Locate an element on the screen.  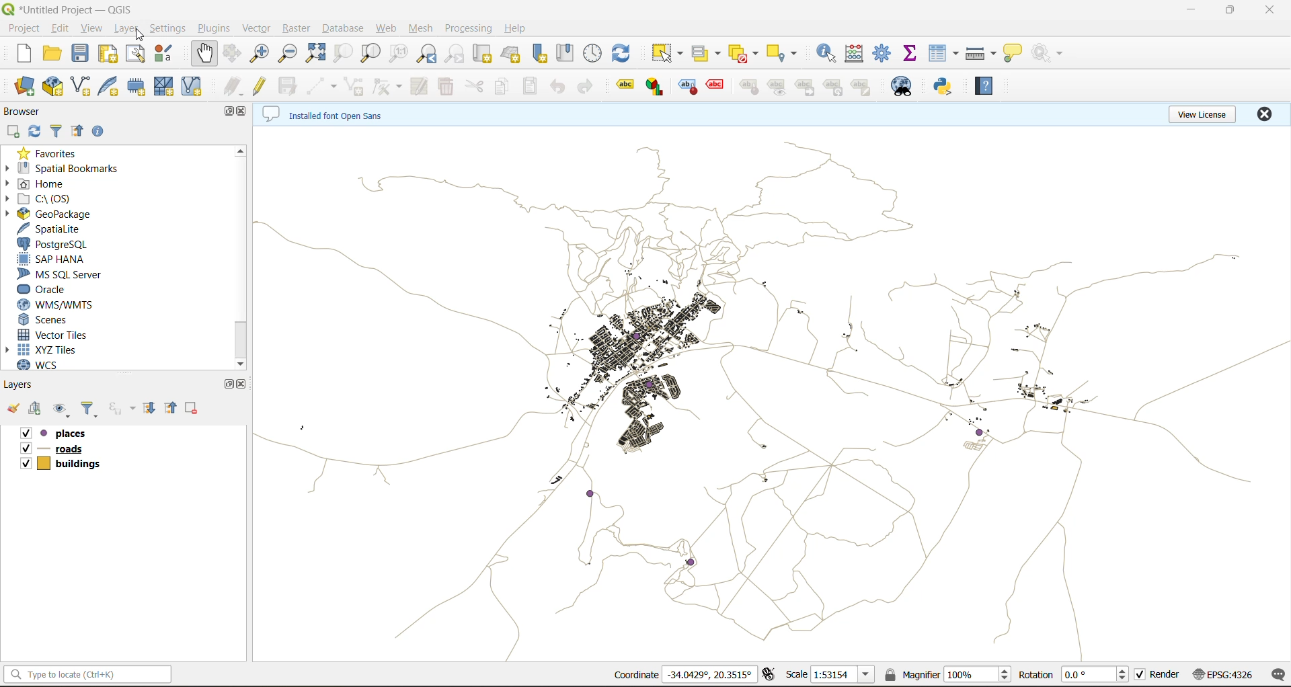
plugins is located at coordinates (217, 28).